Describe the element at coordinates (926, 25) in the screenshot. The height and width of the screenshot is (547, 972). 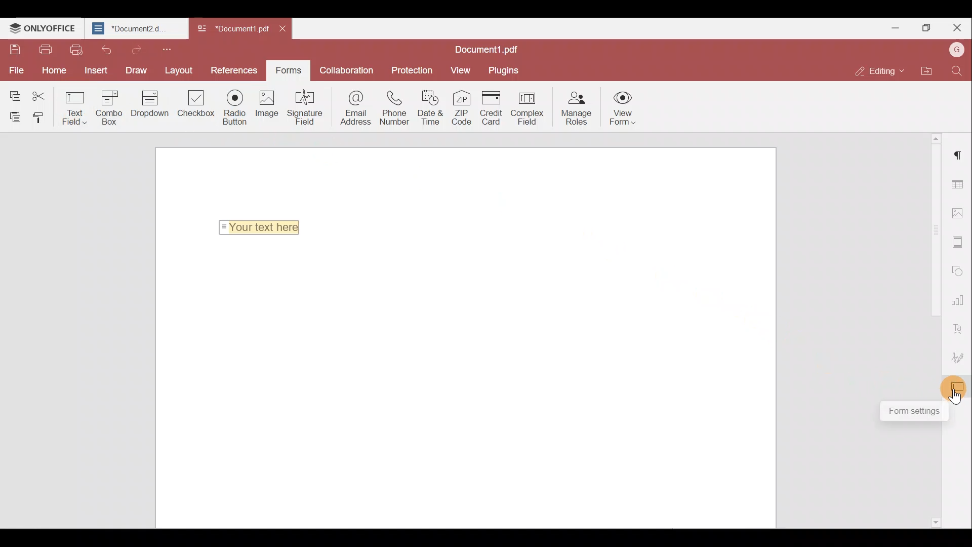
I see `Maximize` at that location.